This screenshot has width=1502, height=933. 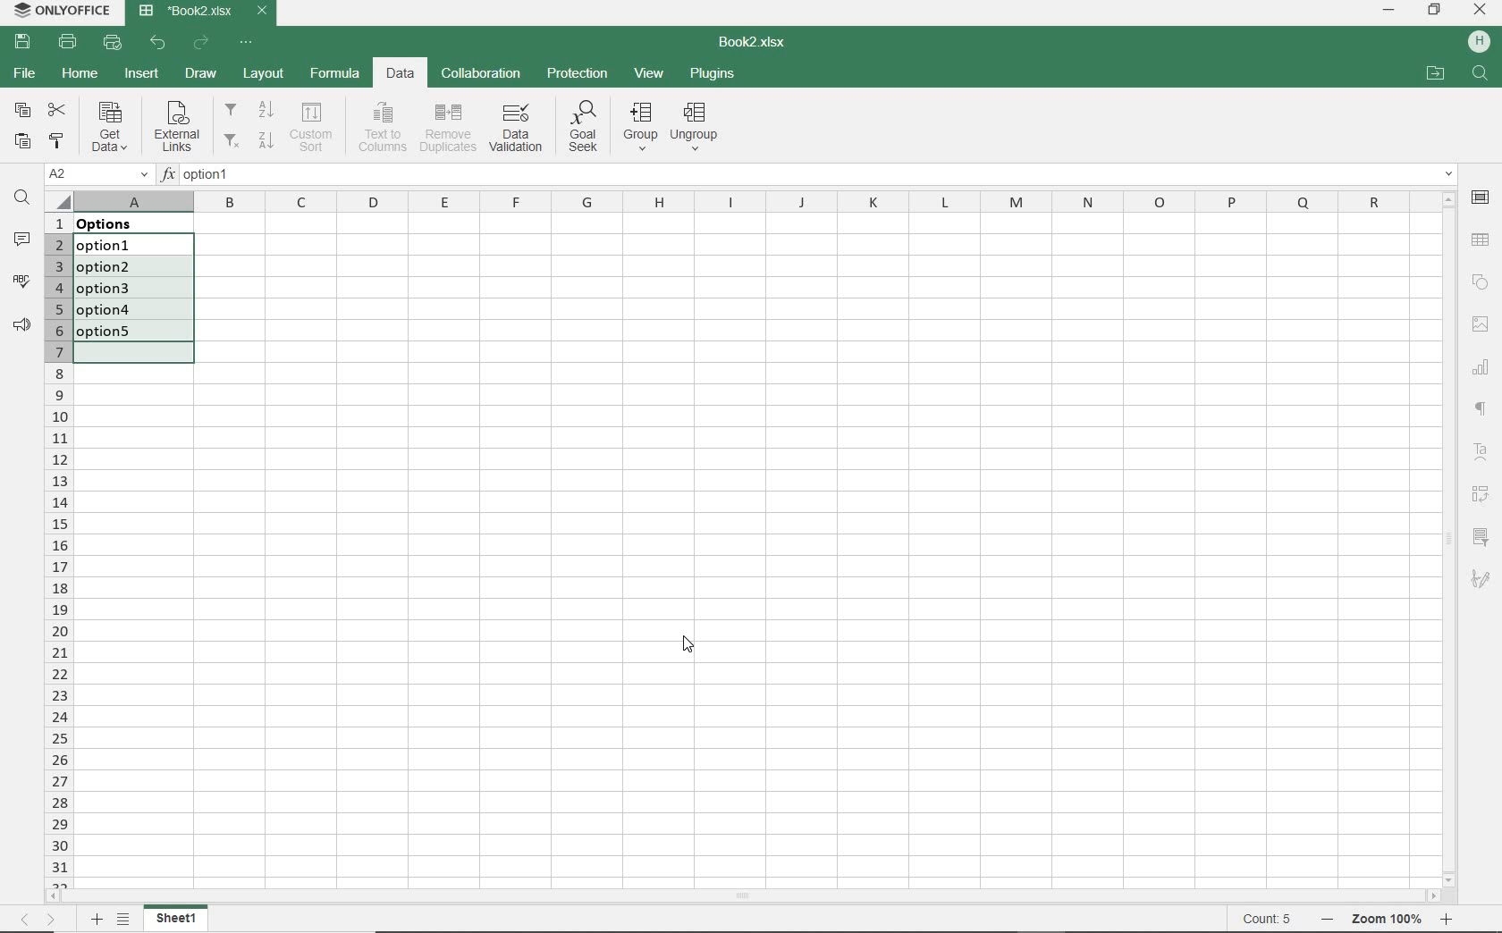 I want to click on CUSTOMIZE QUICK ACCESS TOOLBAR, so click(x=248, y=43).